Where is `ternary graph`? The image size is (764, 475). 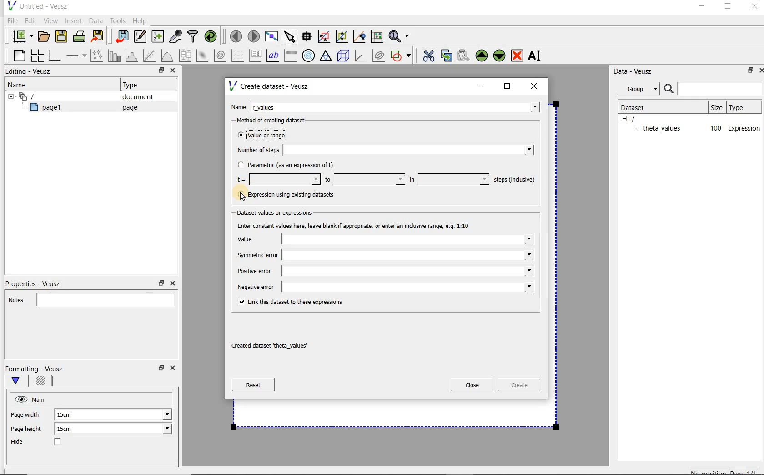 ternary graph is located at coordinates (327, 56).